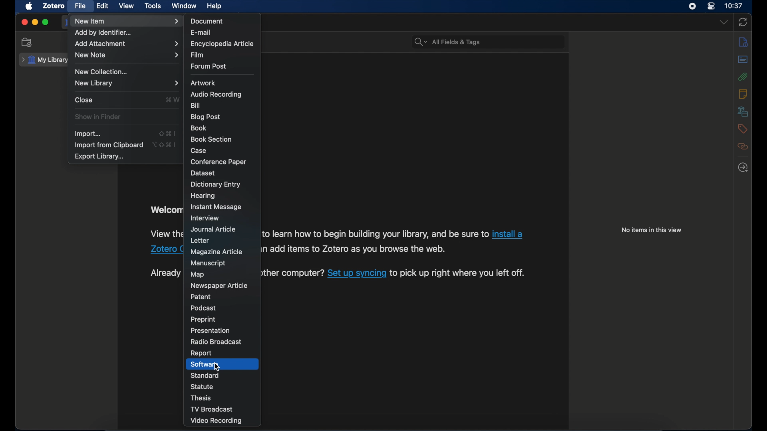 The height and width of the screenshot is (431, 767). Describe the element at coordinates (743, 77) in the screenshot. I see `attachments` at that location.